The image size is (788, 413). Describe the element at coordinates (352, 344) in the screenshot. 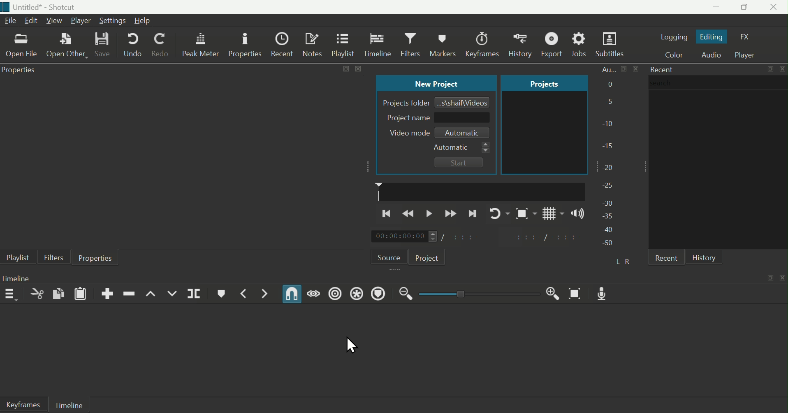

I see `mouse` at that location.